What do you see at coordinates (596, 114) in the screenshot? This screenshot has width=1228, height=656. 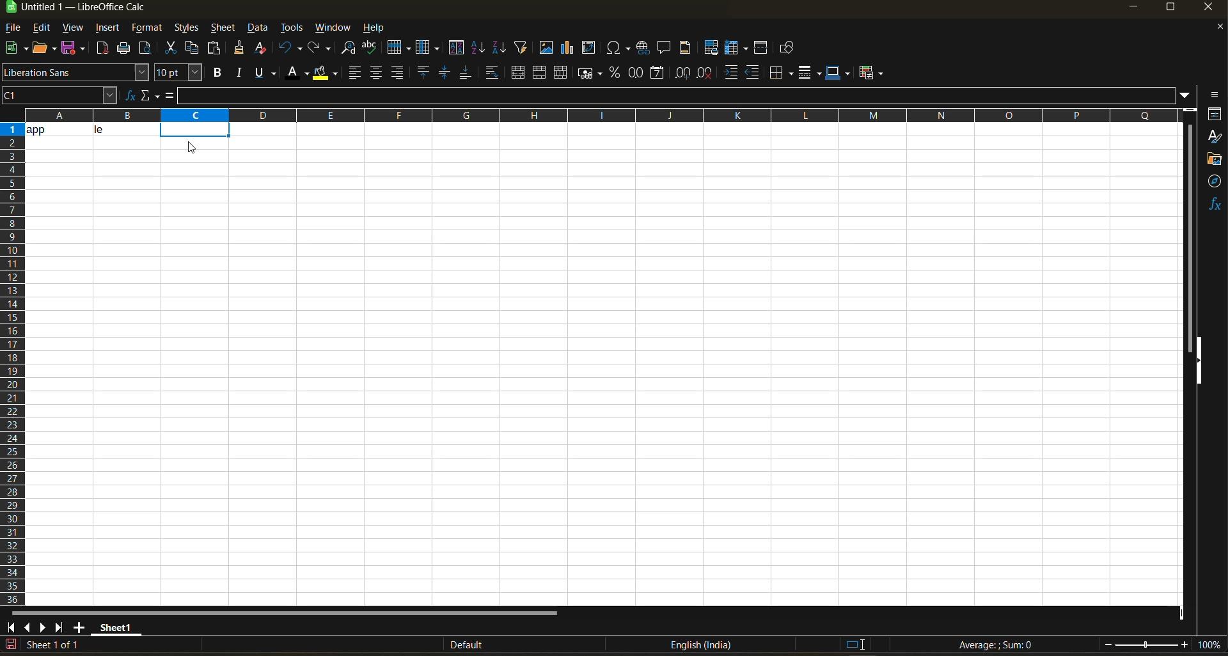 I see `rows` at bounding box center [596, 114].